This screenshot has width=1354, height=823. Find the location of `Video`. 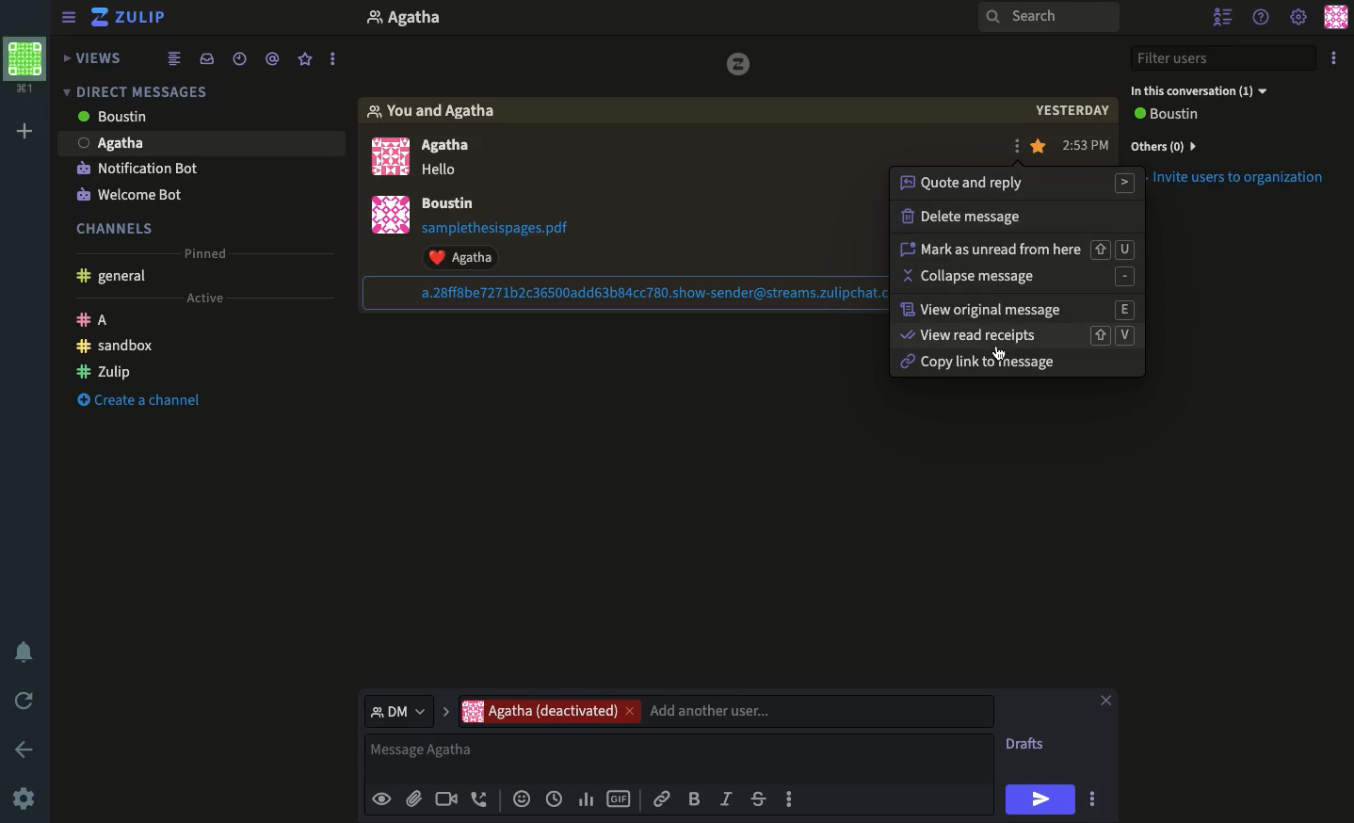

Video is located at coordinates (444, 800).